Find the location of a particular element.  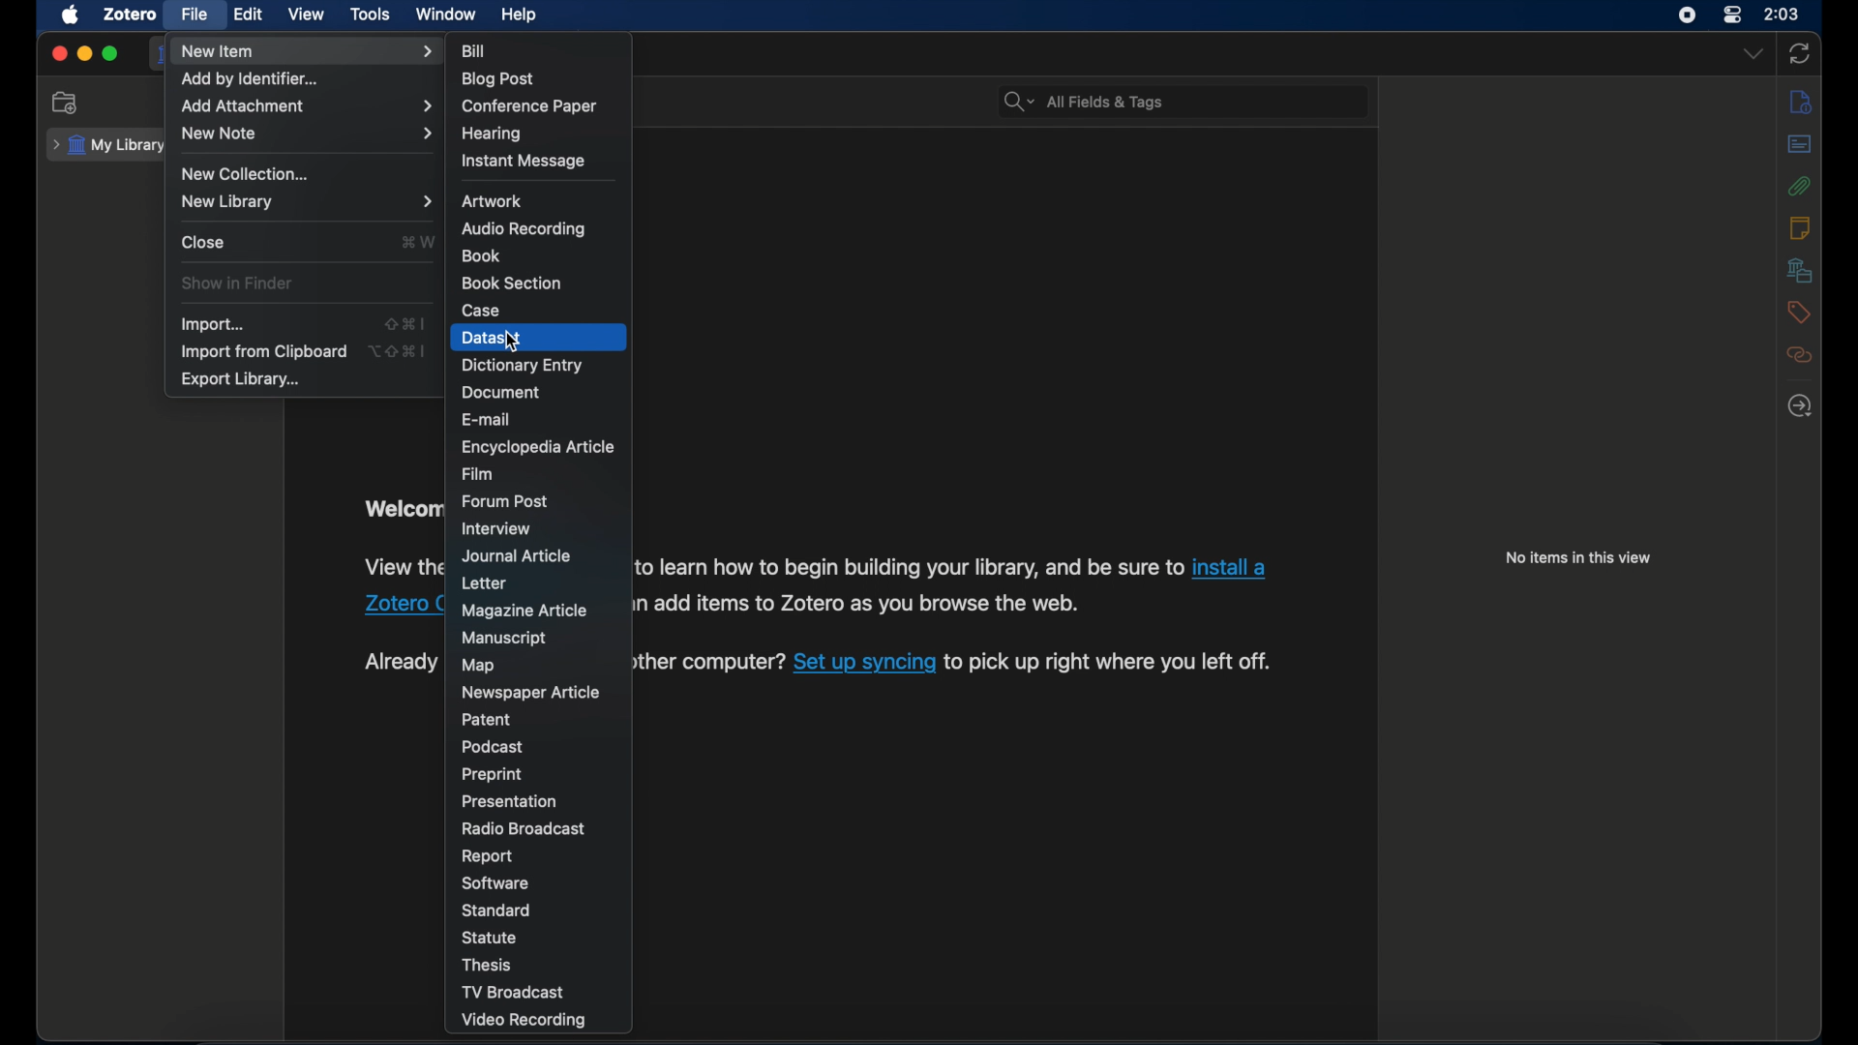

obscure text is located at coordinates (399, 662).